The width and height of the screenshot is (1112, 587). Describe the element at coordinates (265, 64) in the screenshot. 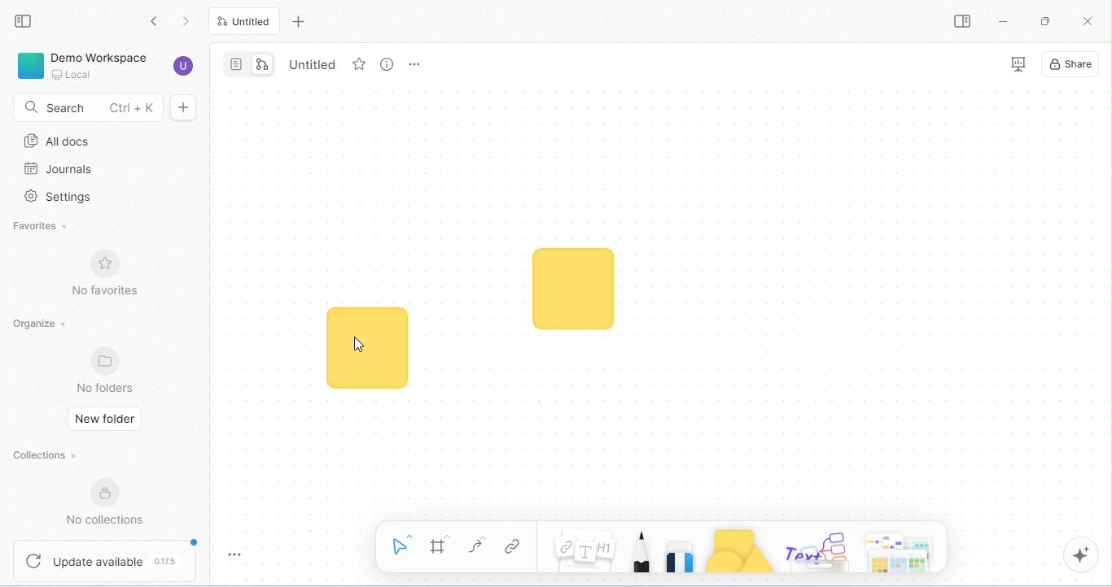

I see `edgeless mode` at that location.